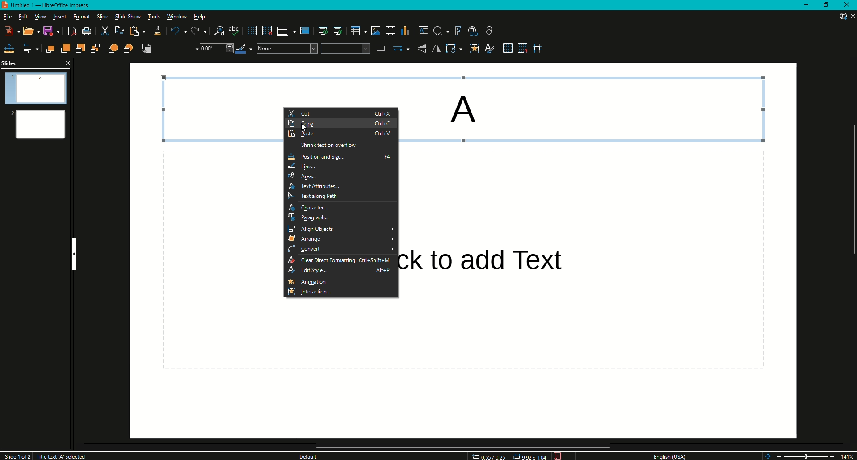 The image size is (857, 460). I want to click on 14%, so click(849, 456).